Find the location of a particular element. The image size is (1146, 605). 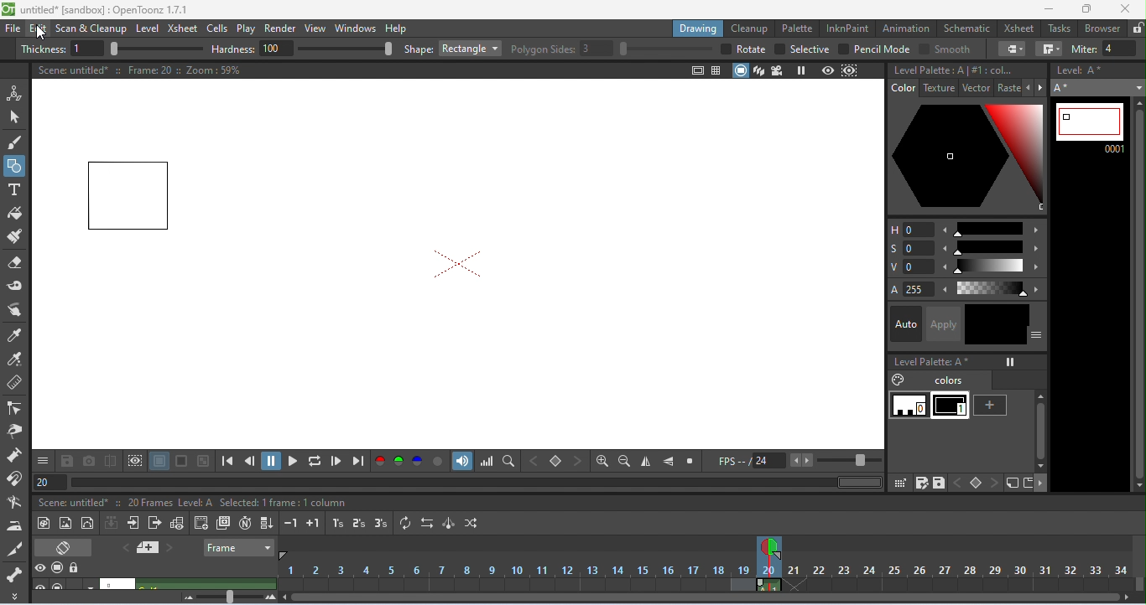

collapse is located at coordinates (113, 522).